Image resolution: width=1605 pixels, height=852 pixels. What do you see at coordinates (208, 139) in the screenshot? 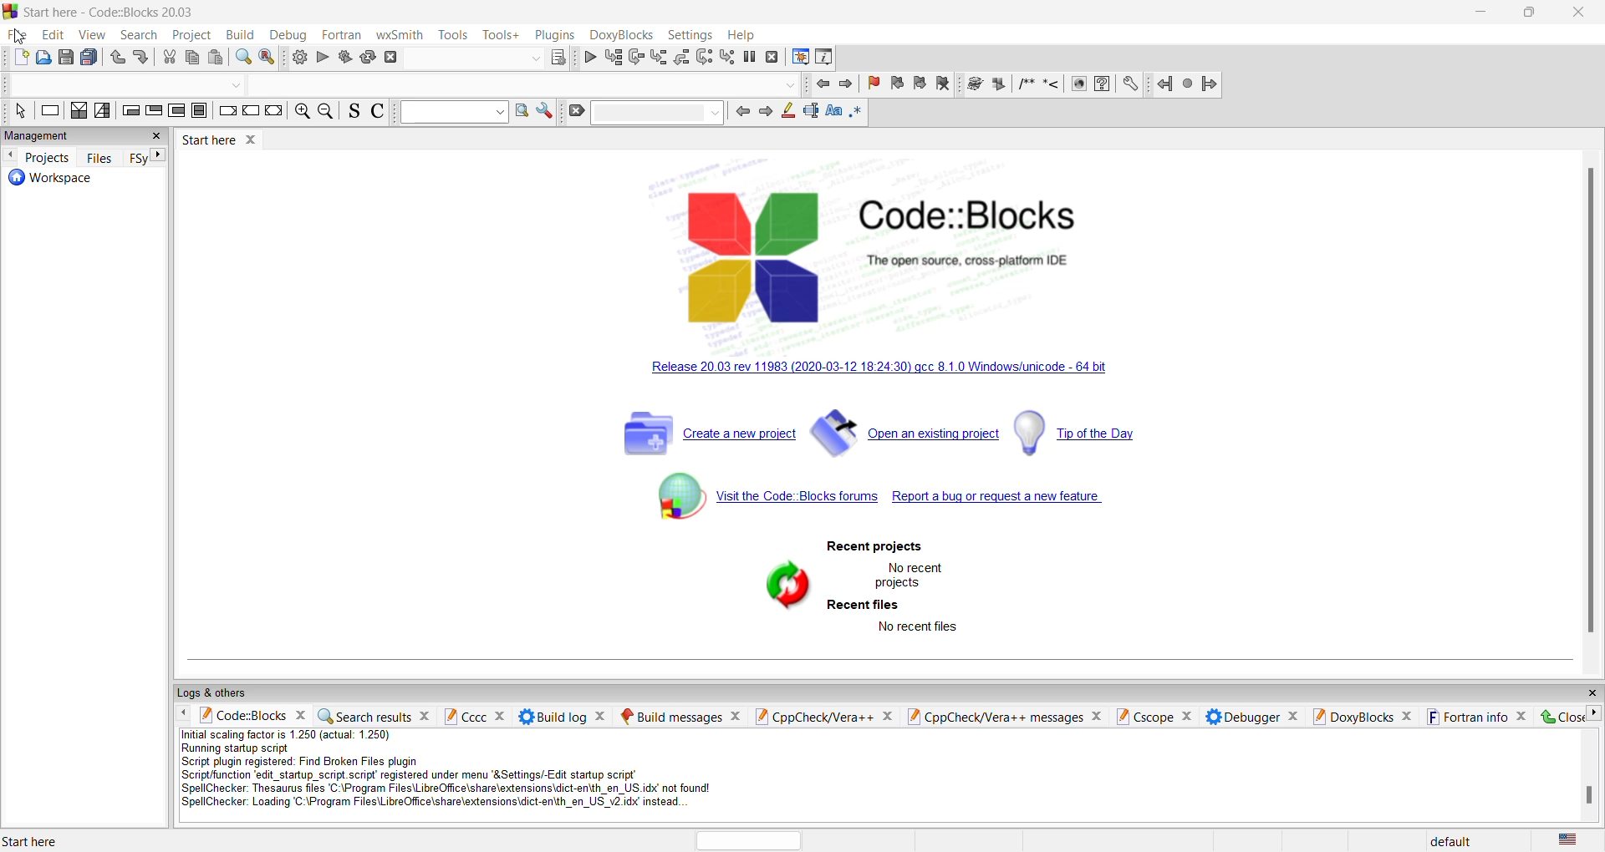
I see `start here tab` at bounding box center [208, 139].